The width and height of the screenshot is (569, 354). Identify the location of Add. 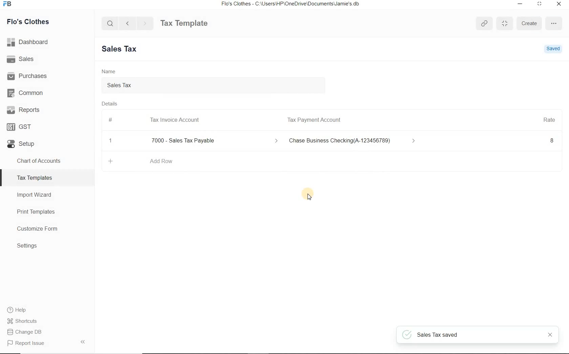
(111, 161).